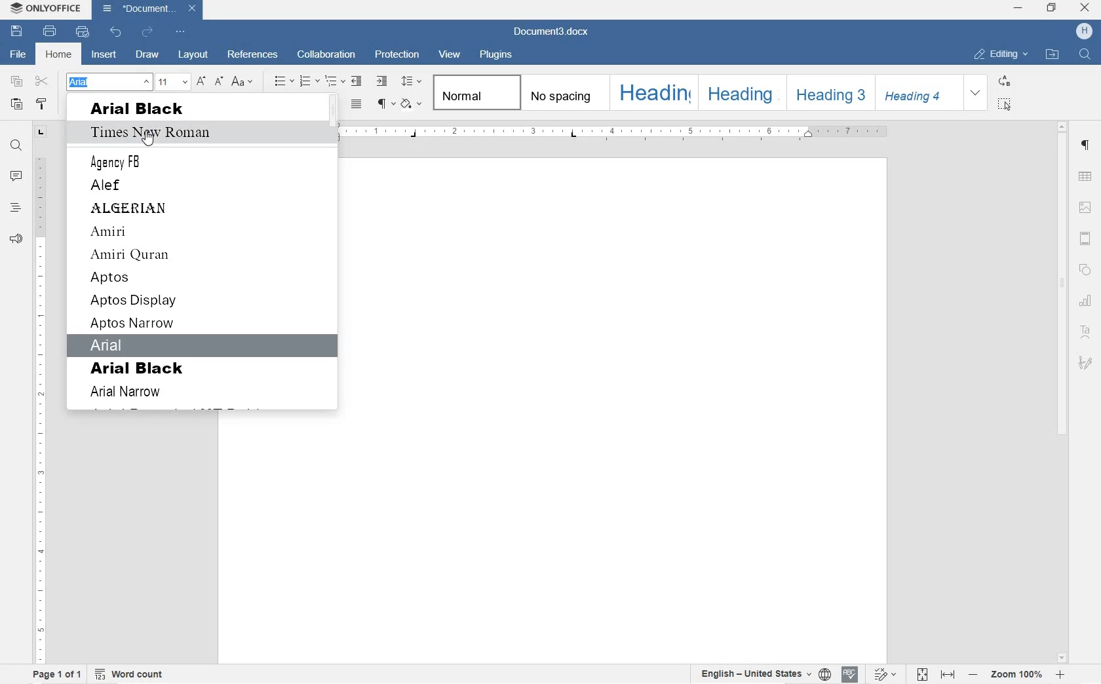 This screenshot has width=1101, height=684. What do you see at coordinates (1086, 332) in the screenshot?
I see `TEXT ART` at bounding box center [1086, 332].